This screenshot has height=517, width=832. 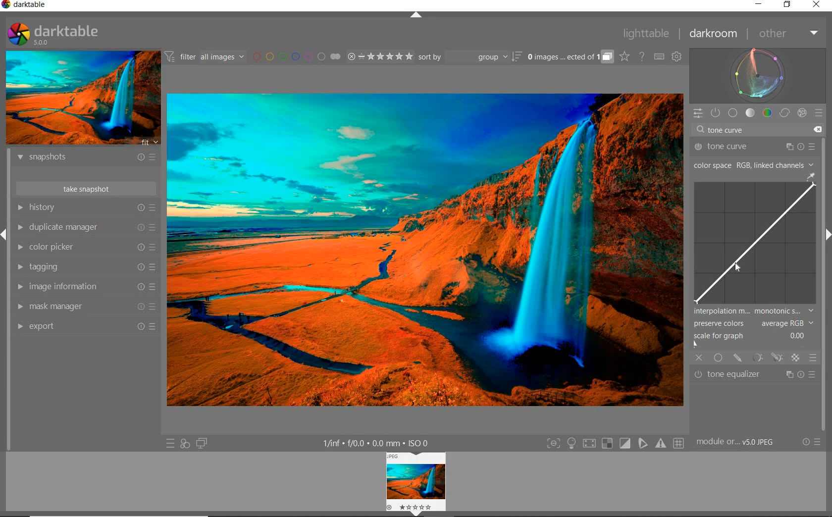 What do you see at coordinates (423, 249) in the screenshot?
I see `SELECTED IMAGE` at bounding box center [423, 249].